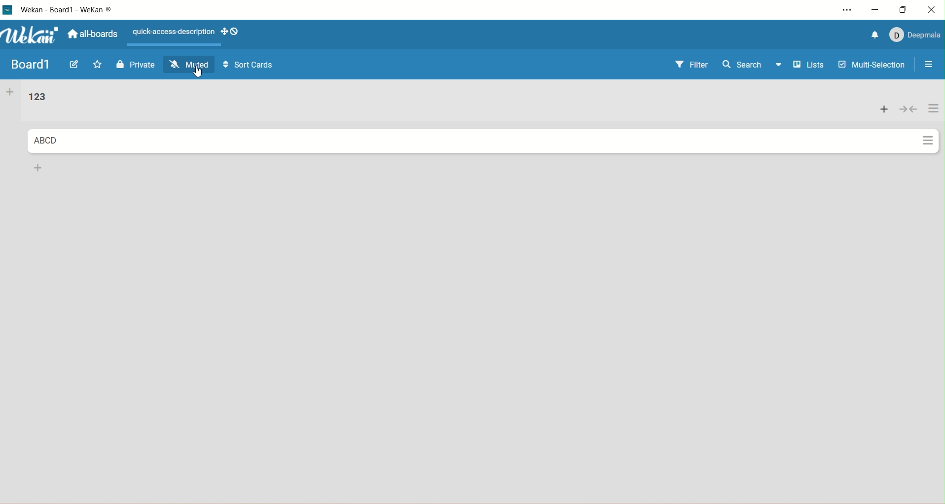  Describe the element at coordinates (45, 141) in the screenshot. I see `card title` at that location.